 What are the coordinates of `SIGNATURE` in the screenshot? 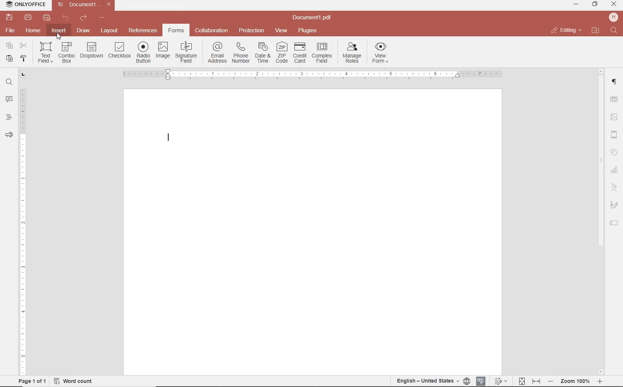 It's located at (614, 205).